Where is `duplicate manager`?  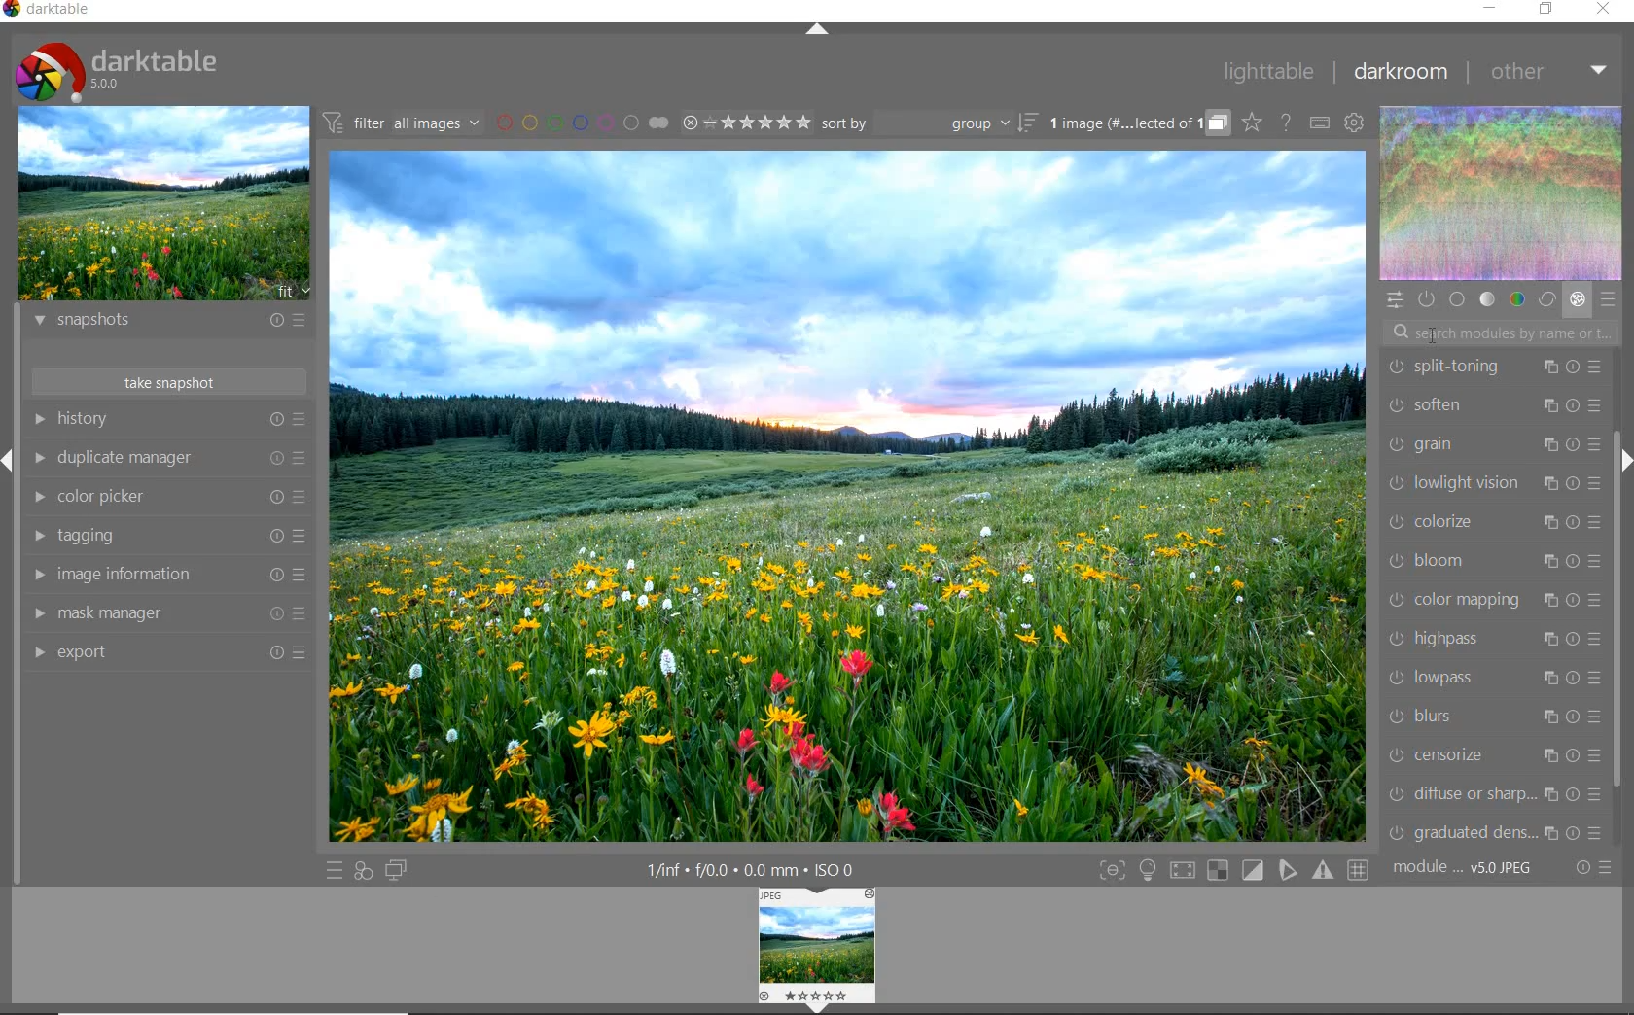
duplicate manager is located at coordinates (172, 460).